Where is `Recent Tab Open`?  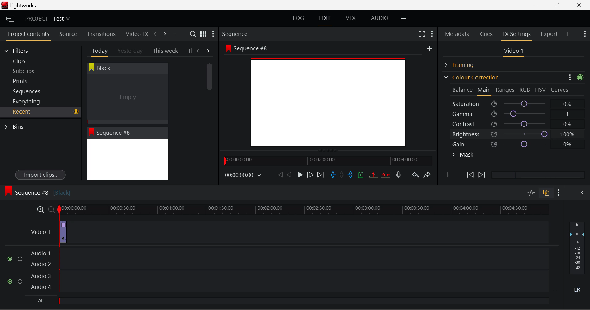 Recent Tab Open is located at coordinates (41, 112).